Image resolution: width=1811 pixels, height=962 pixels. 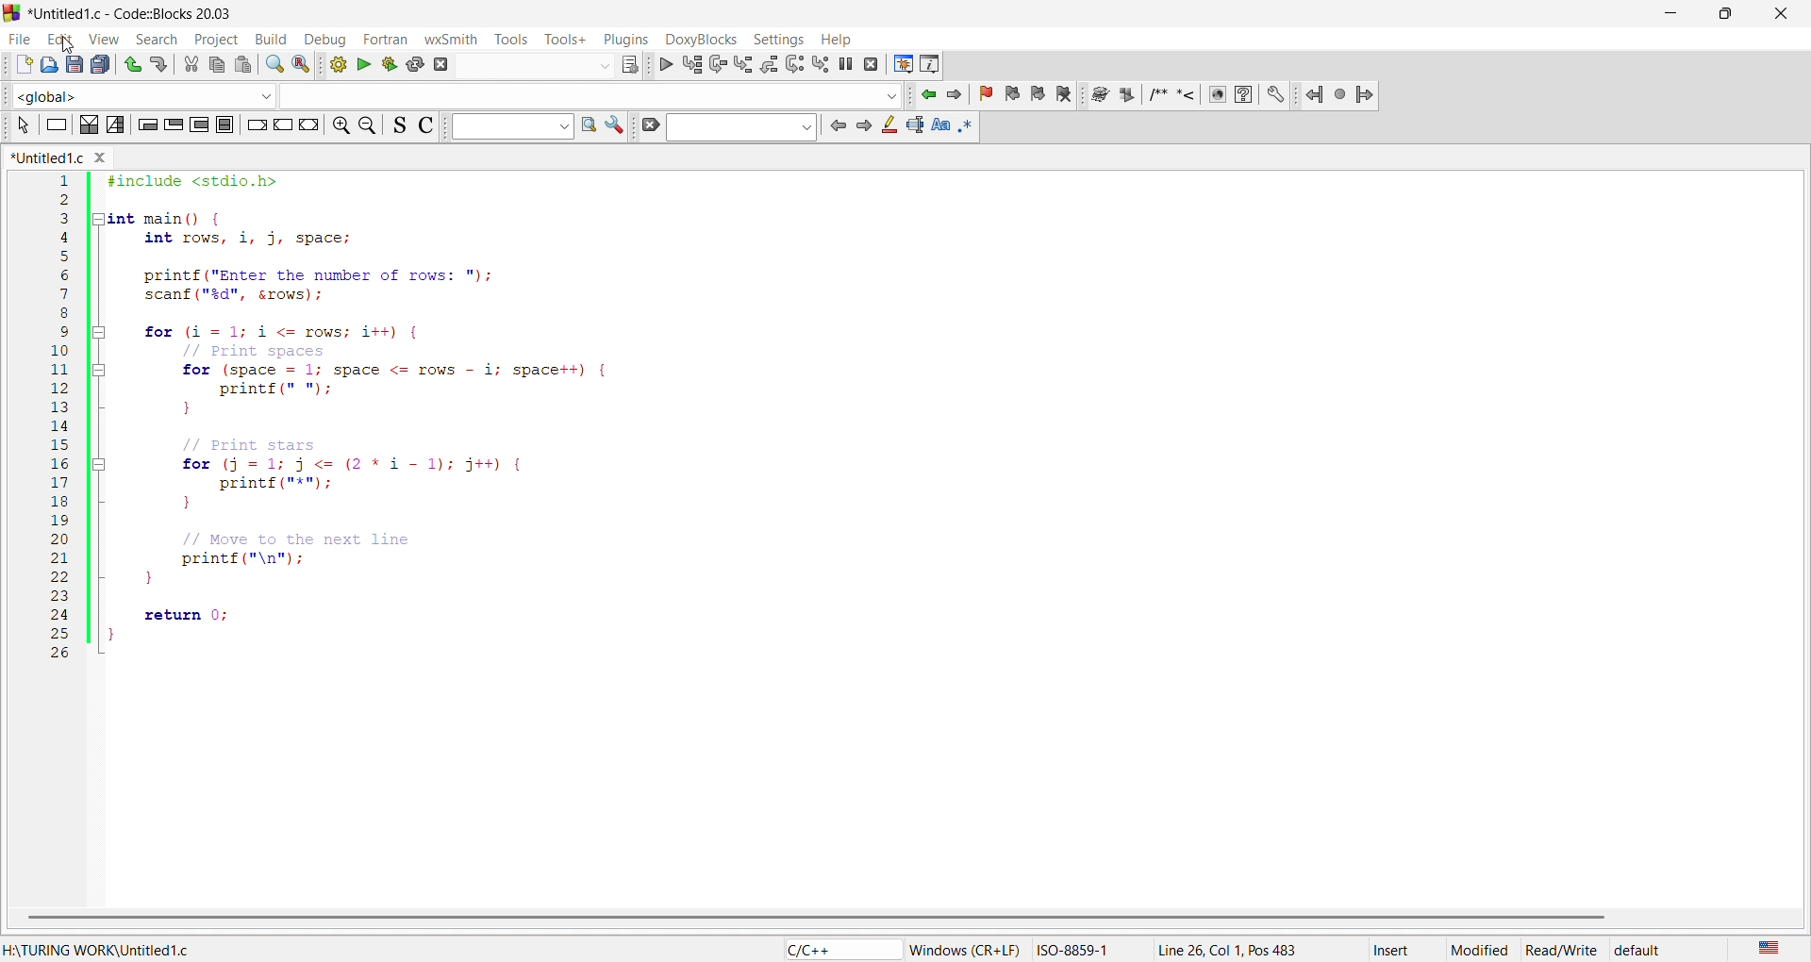 I want to click on title bar, so click(x=821, y=11).